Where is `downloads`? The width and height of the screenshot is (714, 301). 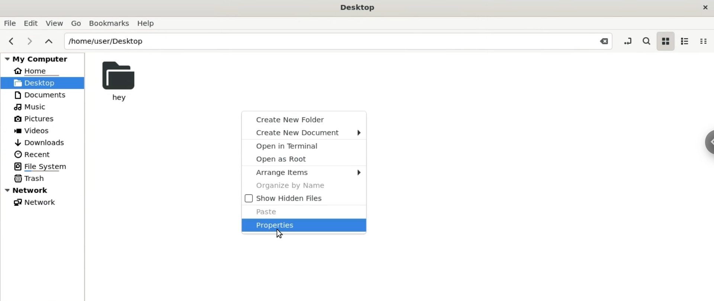
downloads is located at coordinates (42, 142).